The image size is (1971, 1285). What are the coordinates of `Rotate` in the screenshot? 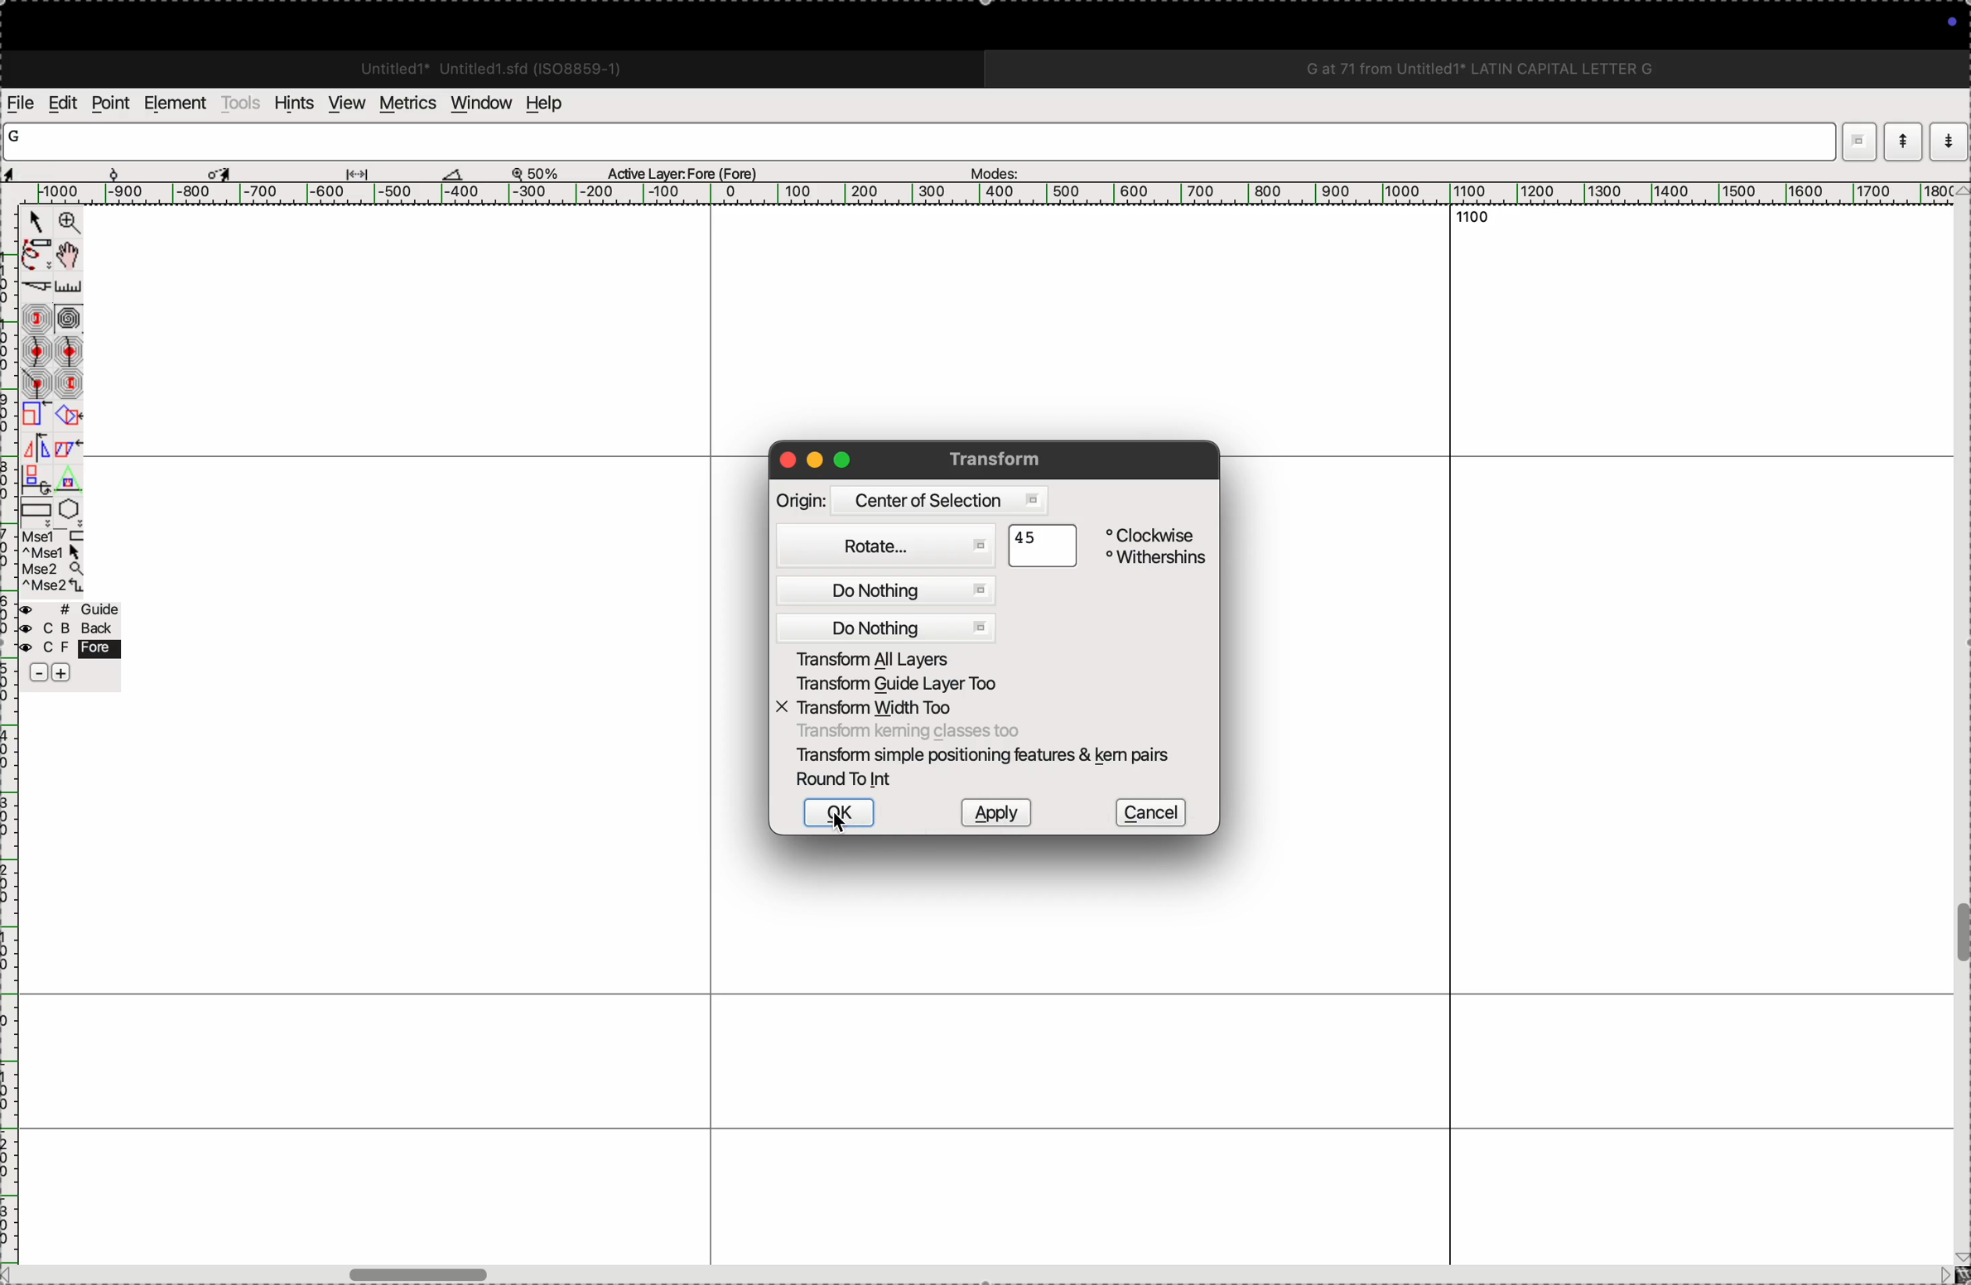 It's located at (885, 547).